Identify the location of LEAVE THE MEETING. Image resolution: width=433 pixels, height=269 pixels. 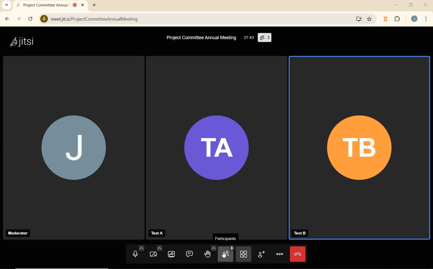
(297, 254).